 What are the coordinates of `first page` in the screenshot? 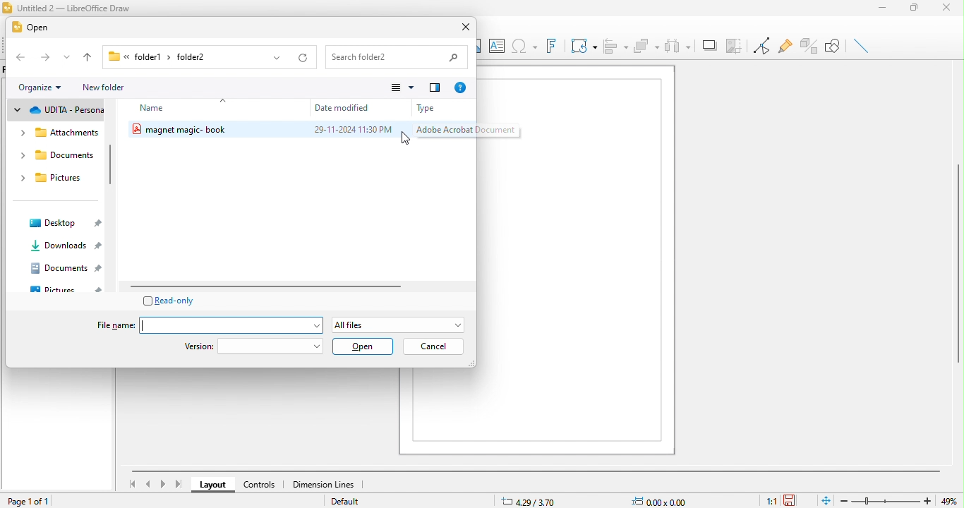 It's located at (131, 483).